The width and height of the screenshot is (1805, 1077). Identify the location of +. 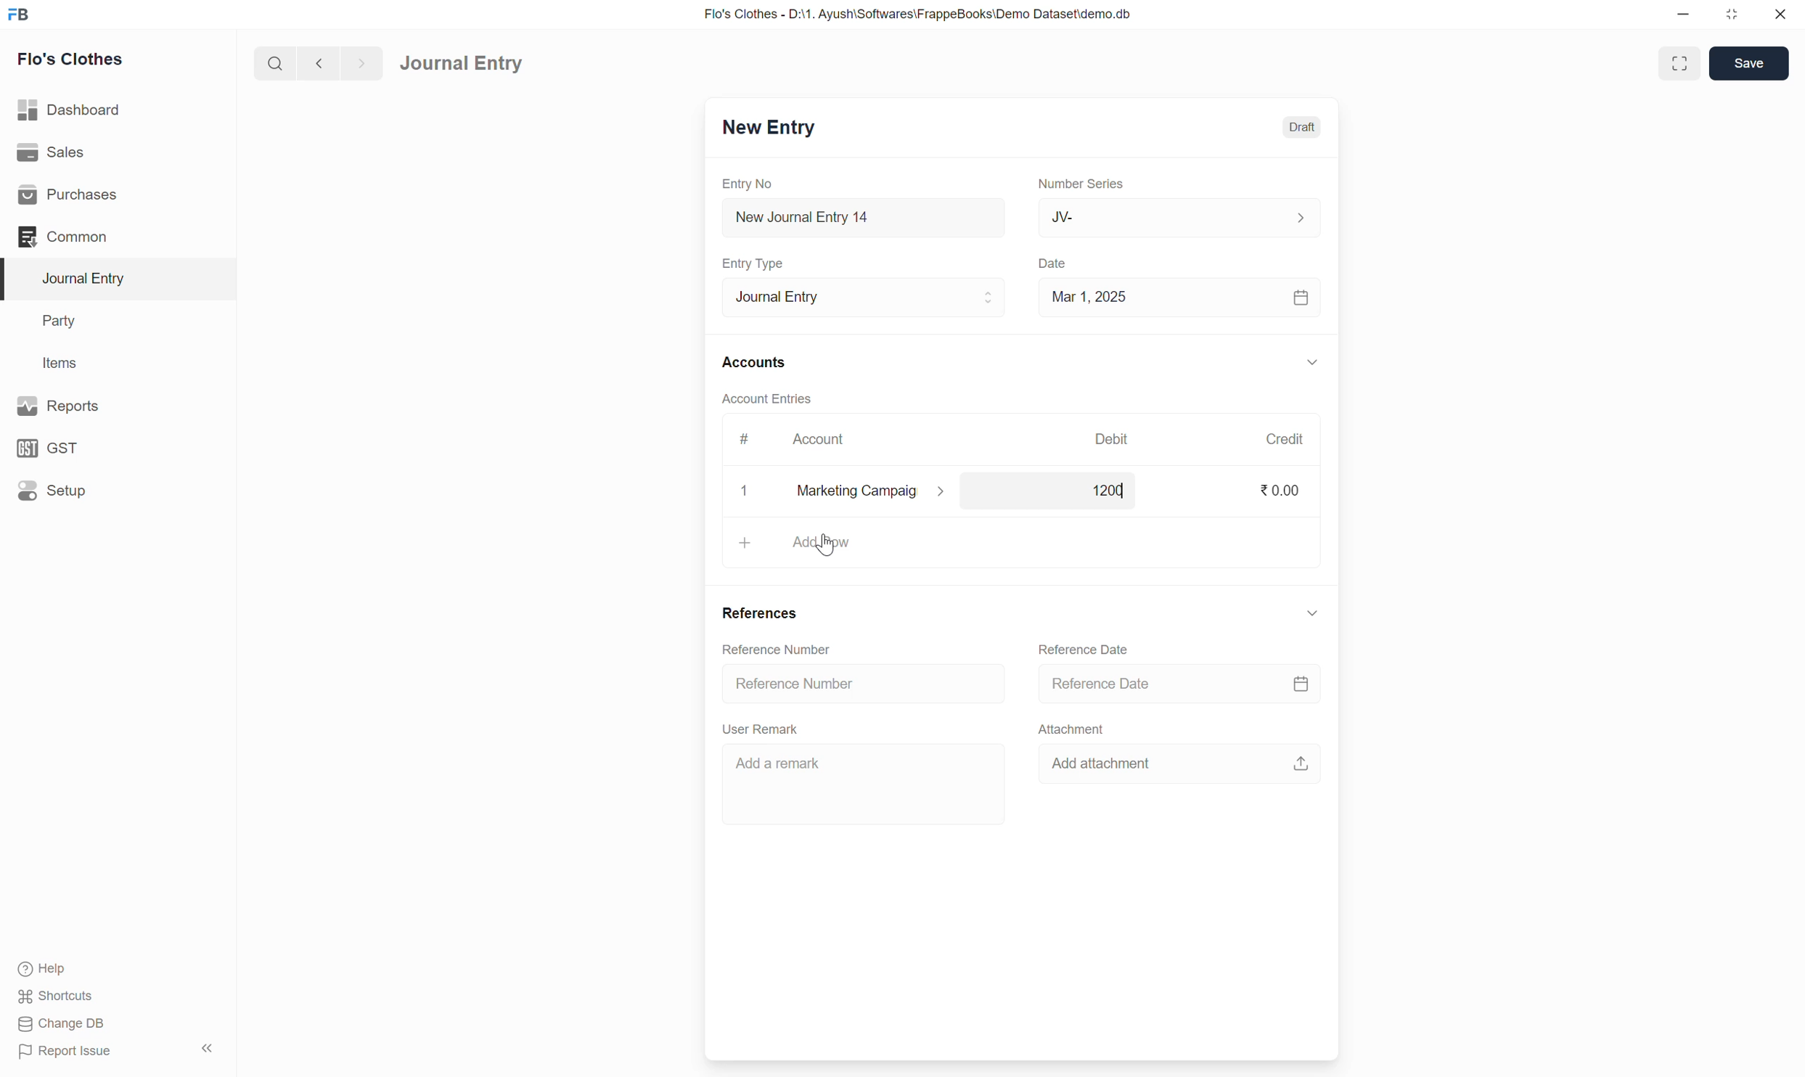
(746, 541).